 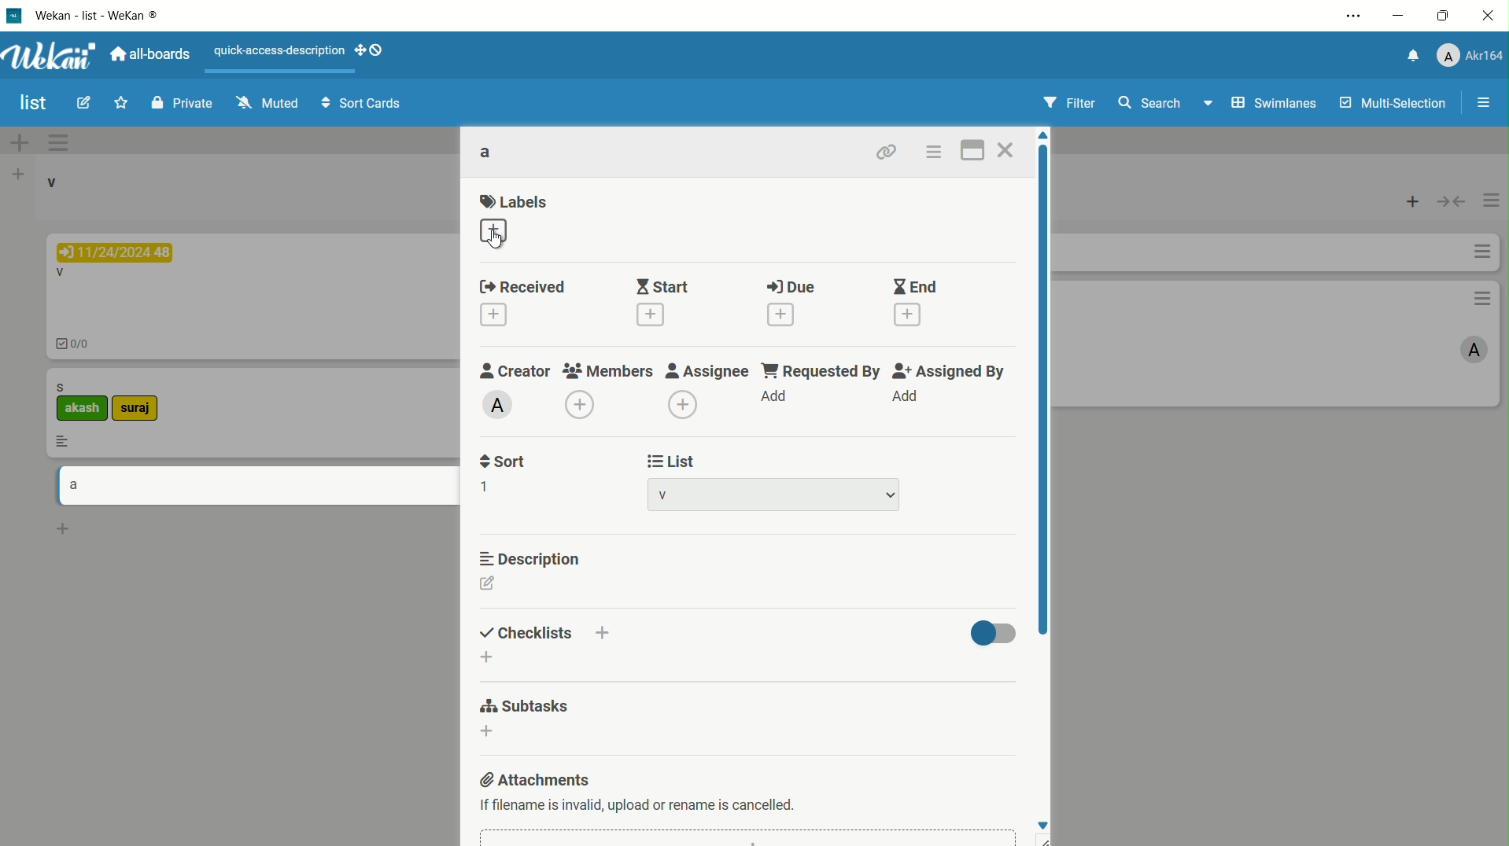 I want to click on add assignee, so click(x=684, y=403).